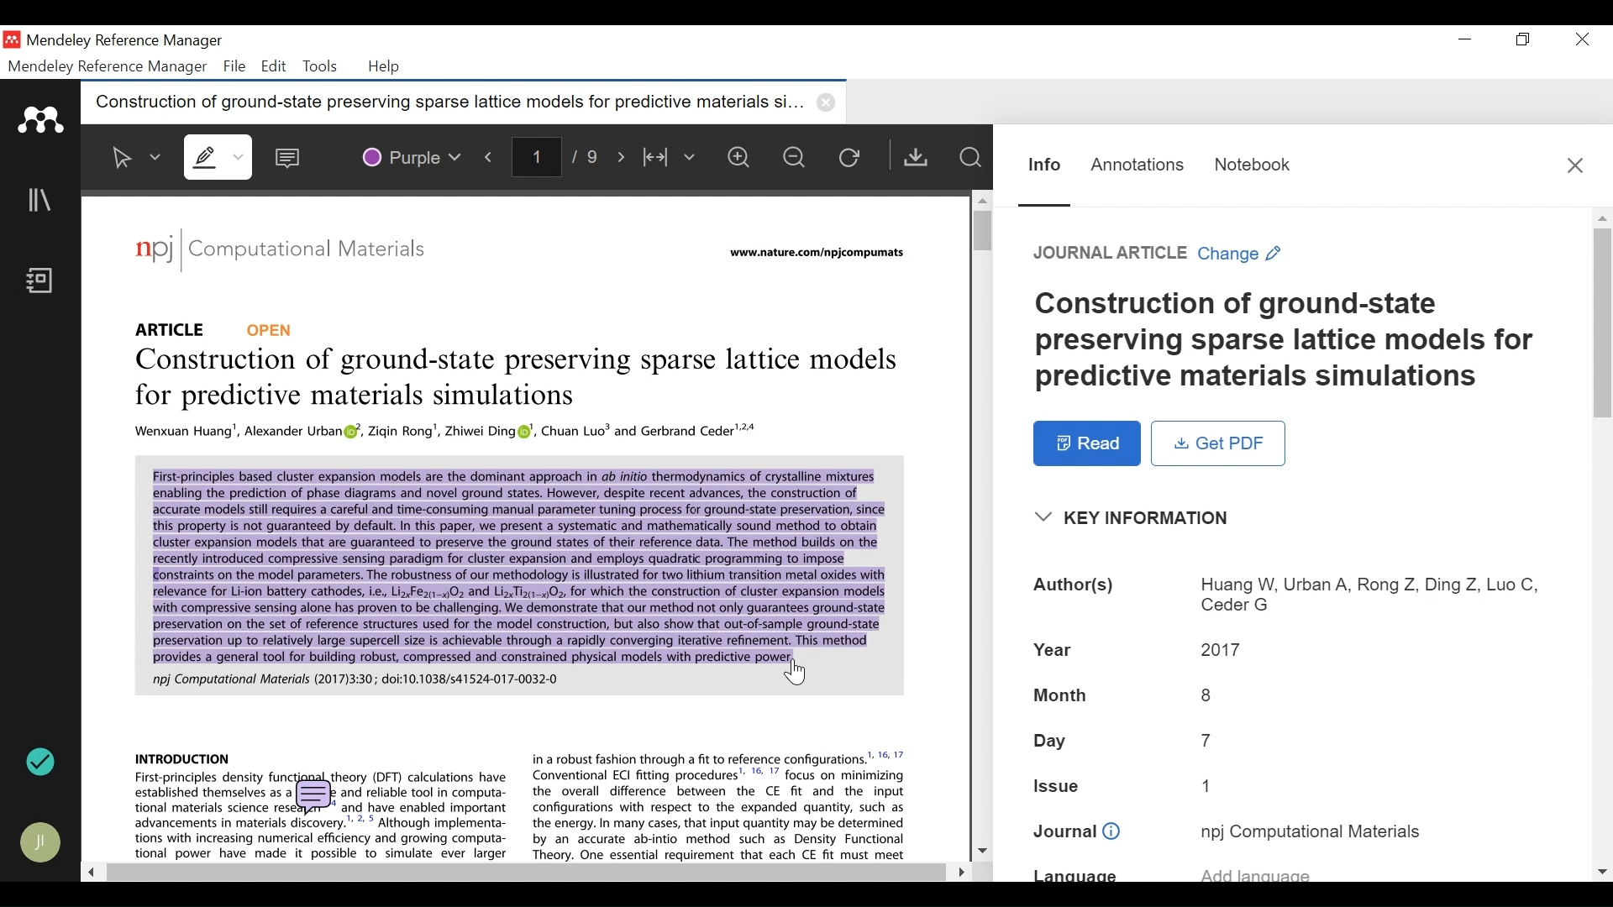 The height and width of the screenshot is (907, 1613). Describe the element at coordinates (449, 433) in the screenshot. I see `PDF Context` at that location.